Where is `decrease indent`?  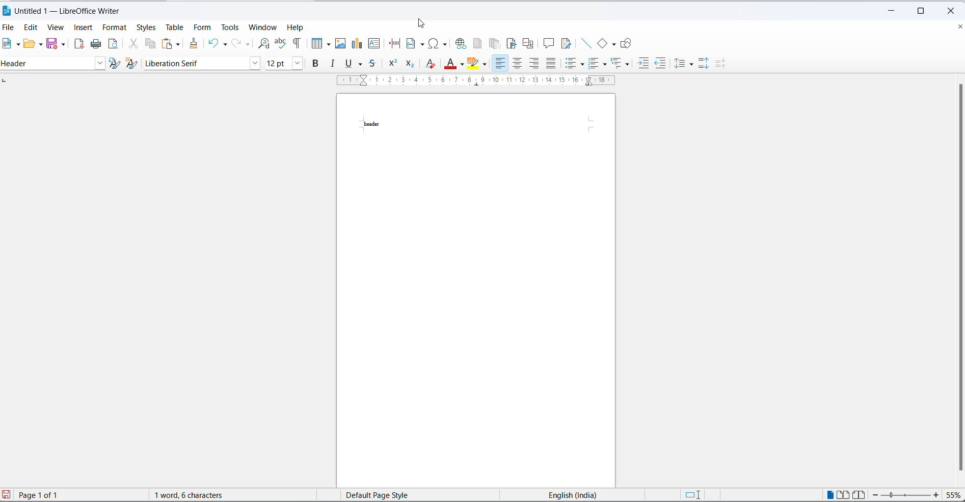 decrease indent is located at coordinates (661, 64).